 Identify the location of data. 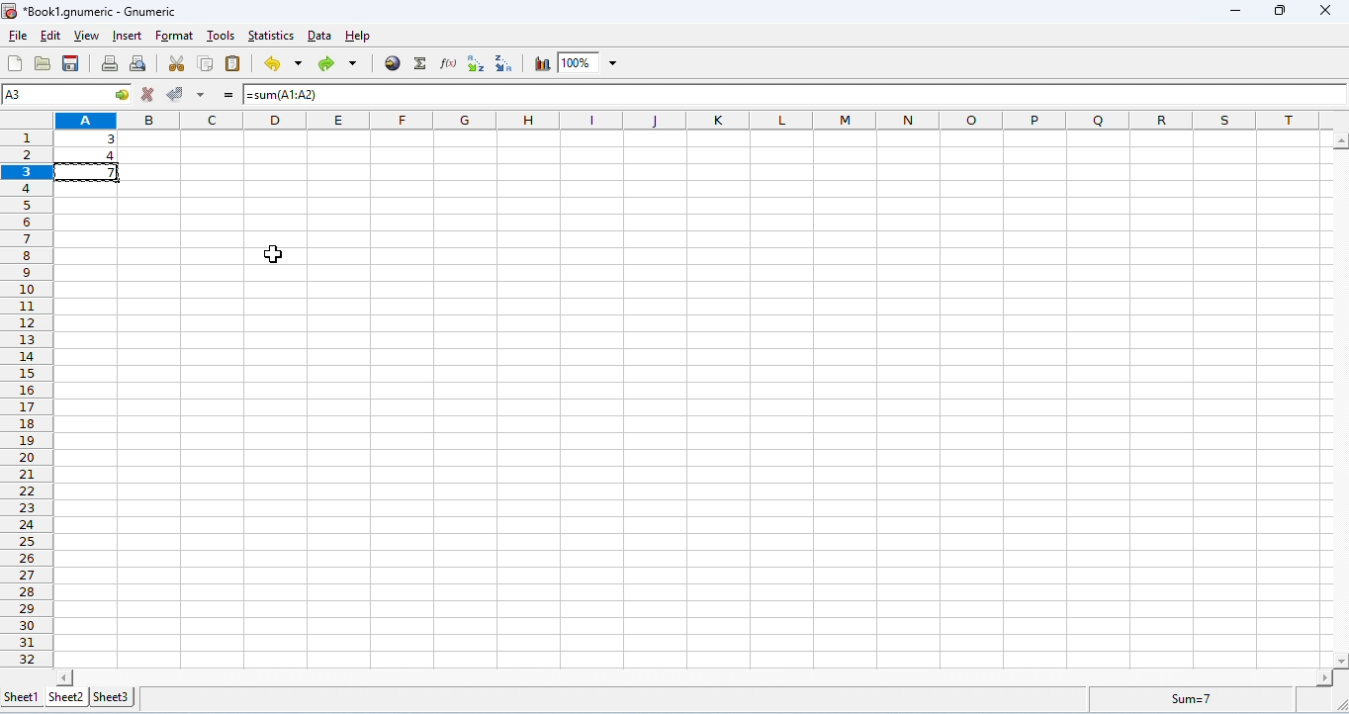
(319, 37).